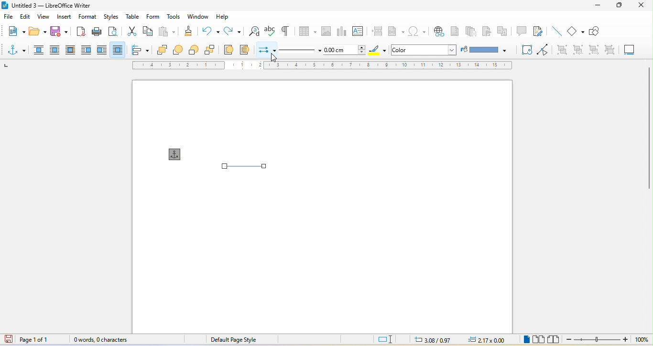 The image size is (653, 346). I want to click on print preview, so click(113, 32).